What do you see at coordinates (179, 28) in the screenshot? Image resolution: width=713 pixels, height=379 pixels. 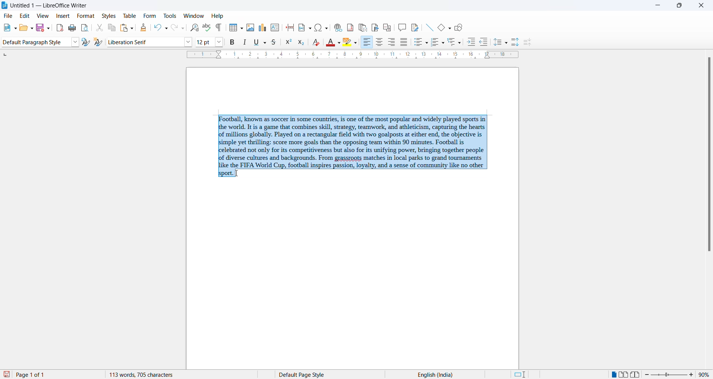 I see `redo` at bounding box center [179, 28].